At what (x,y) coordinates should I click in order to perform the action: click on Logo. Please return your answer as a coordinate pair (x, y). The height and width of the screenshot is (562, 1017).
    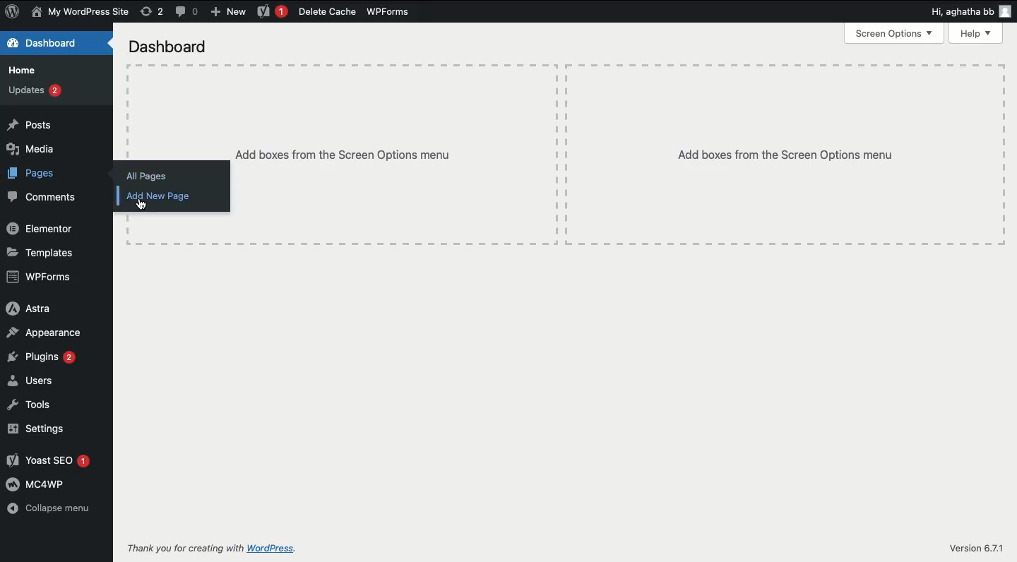
    Looking at the image, I should click on (13, 13).